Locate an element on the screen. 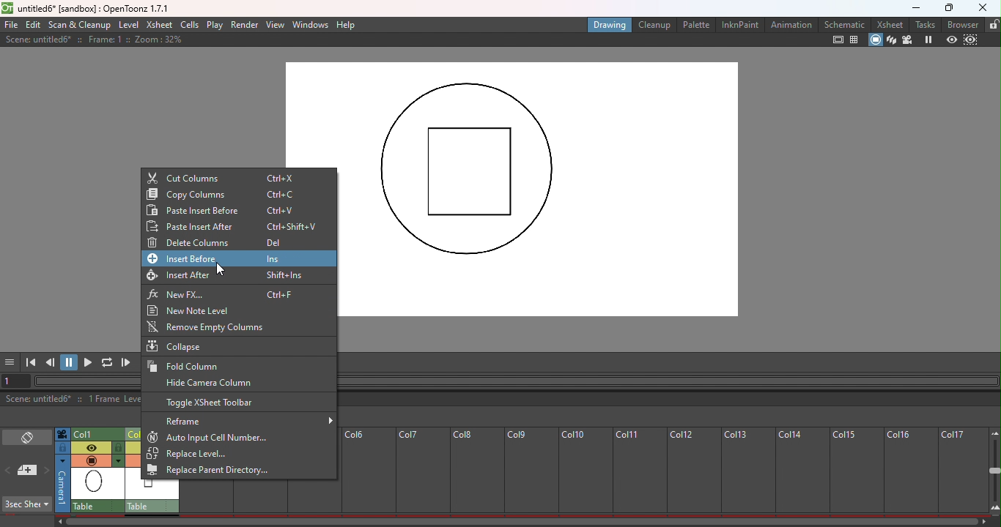  Sub-camera preview is located at coordinates (972, 40).